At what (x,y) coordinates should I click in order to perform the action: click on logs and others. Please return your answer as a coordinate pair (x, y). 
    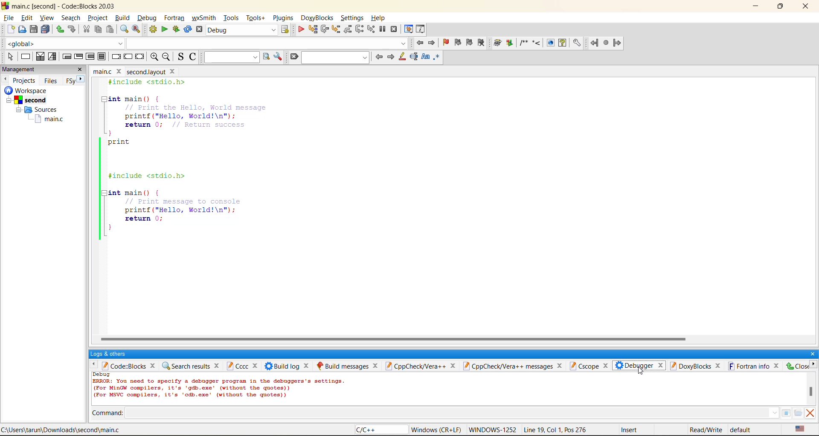
    Looking at the image, I should click on (110, 354).